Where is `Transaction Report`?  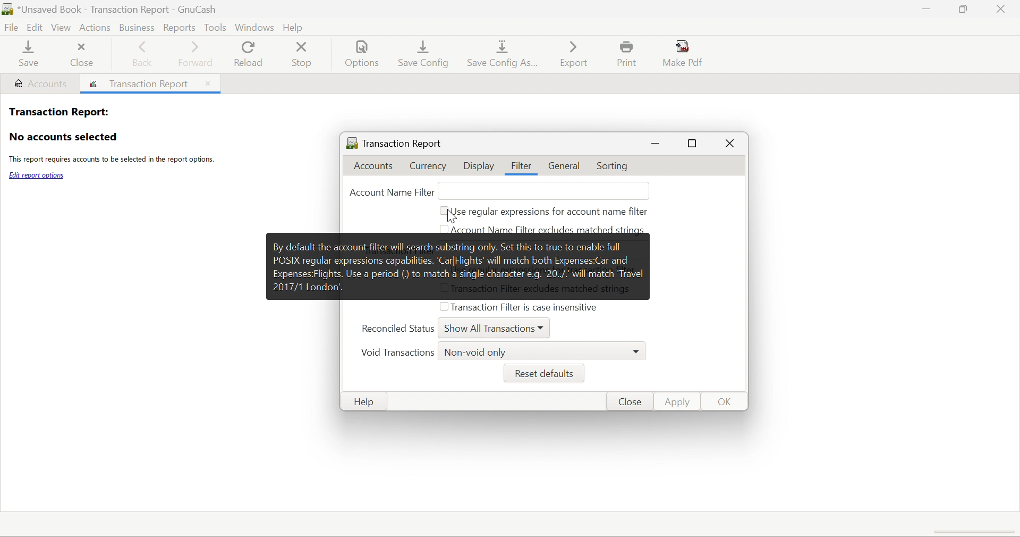
Transaction Report is located at coordinates (394, 141).